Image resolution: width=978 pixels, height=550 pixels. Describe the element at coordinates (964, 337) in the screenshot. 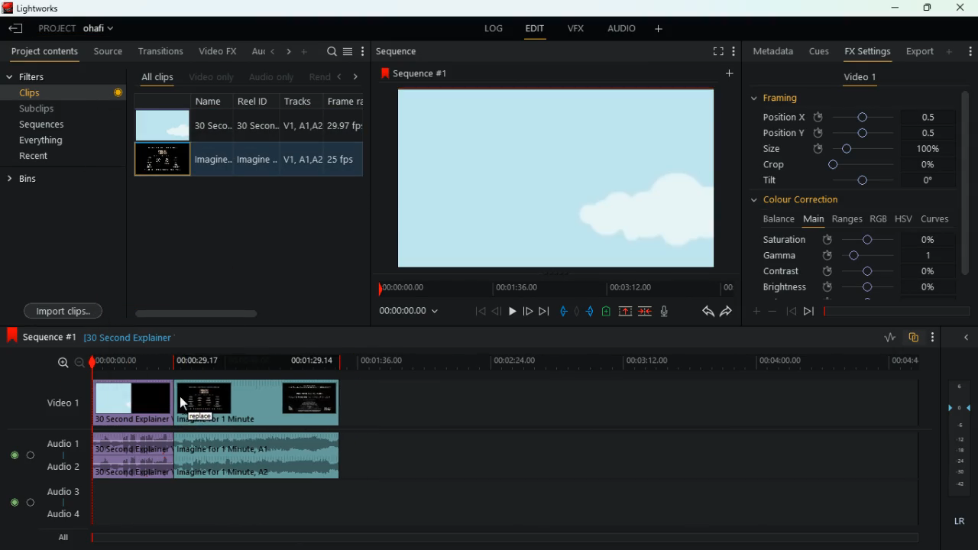

I see `back` at that location.